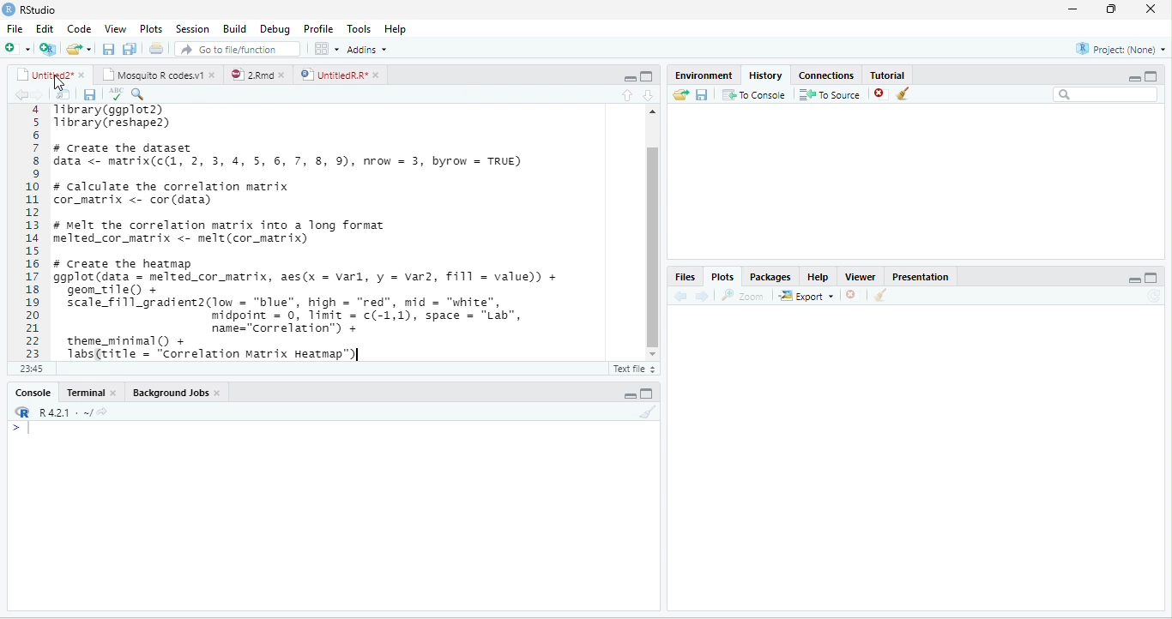 Image resolution: width=1172 pixels, height=619 pixels. I want to click on to source, so click(828, 95).